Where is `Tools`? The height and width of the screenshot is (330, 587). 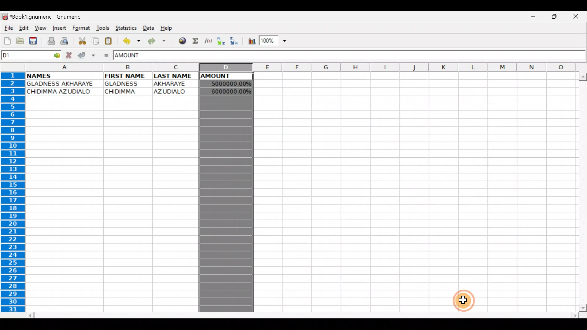 Tools is located at coordinates (101, 28).